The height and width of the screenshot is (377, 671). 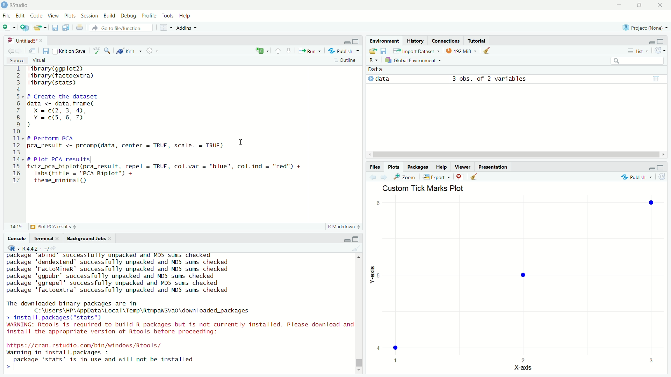 I want to click on language select, so click(x=261, y=51).